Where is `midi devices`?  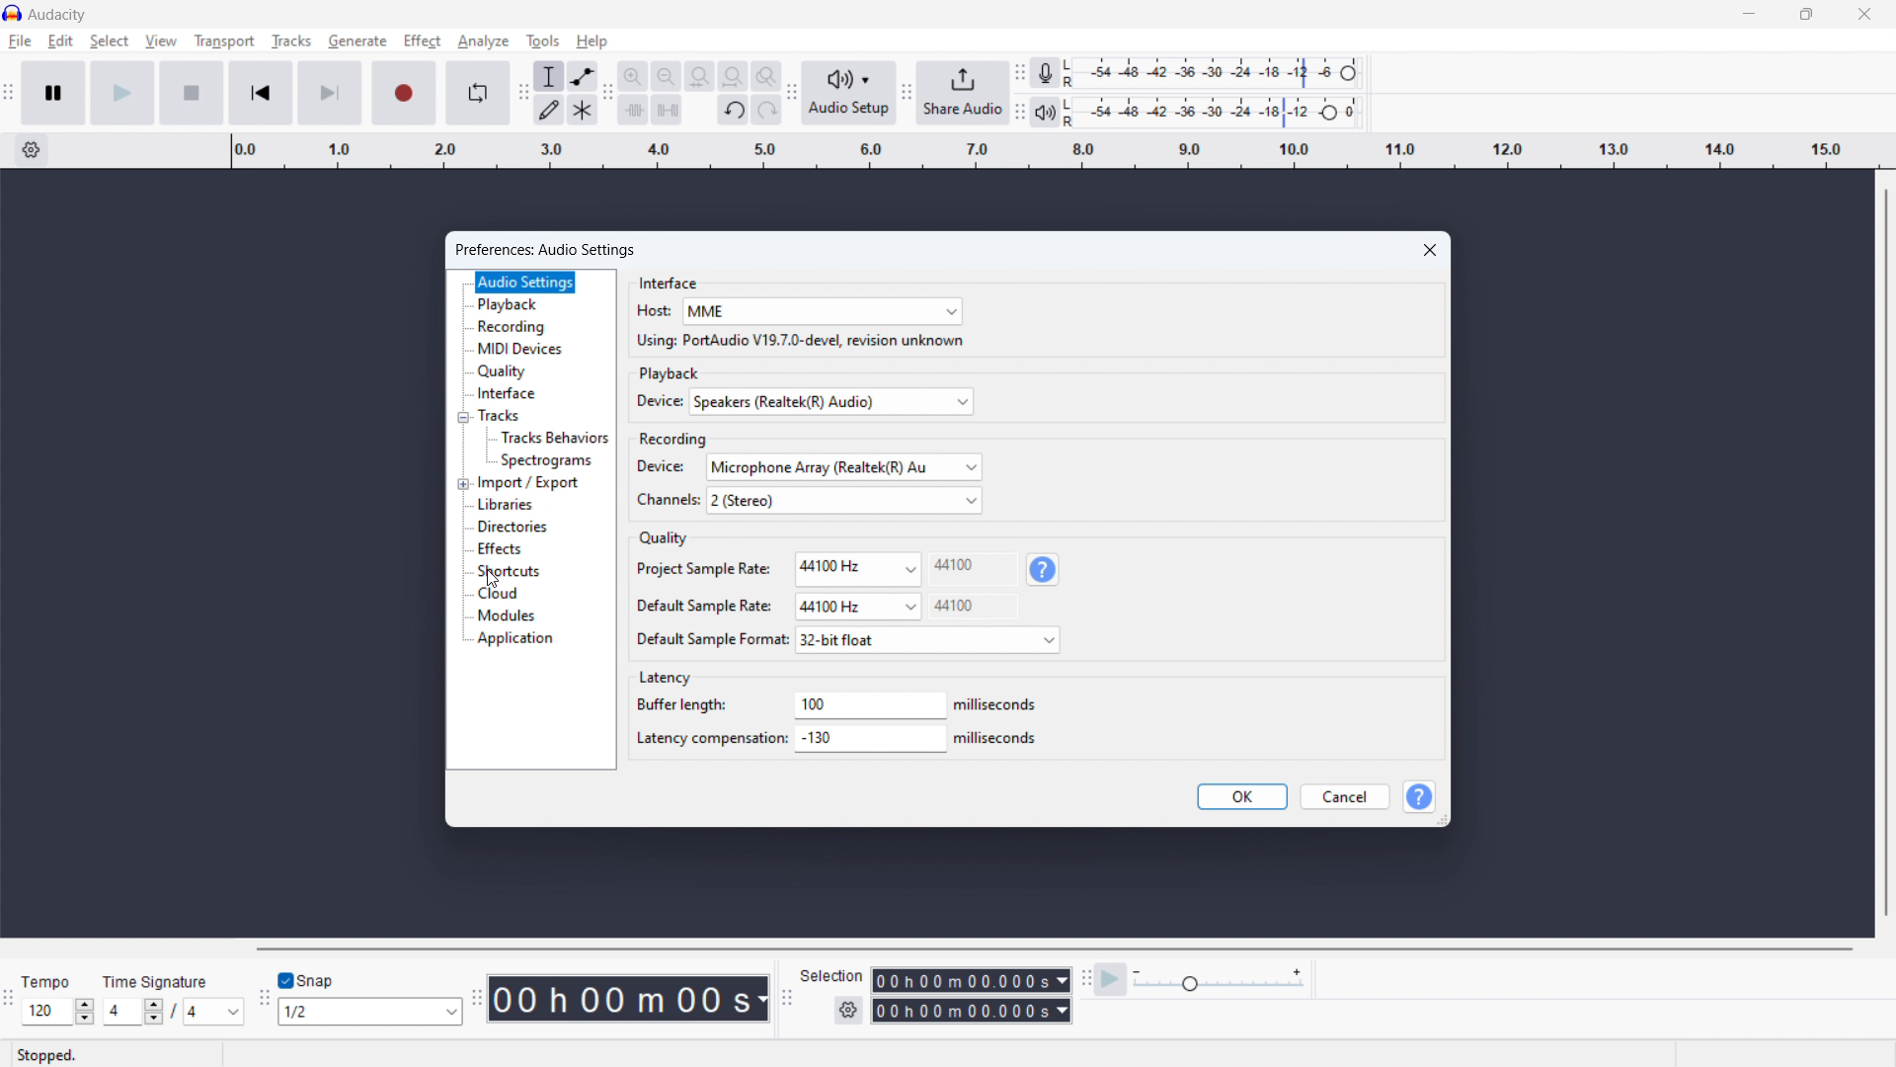
midi devices is located at coordinates (520, 348).